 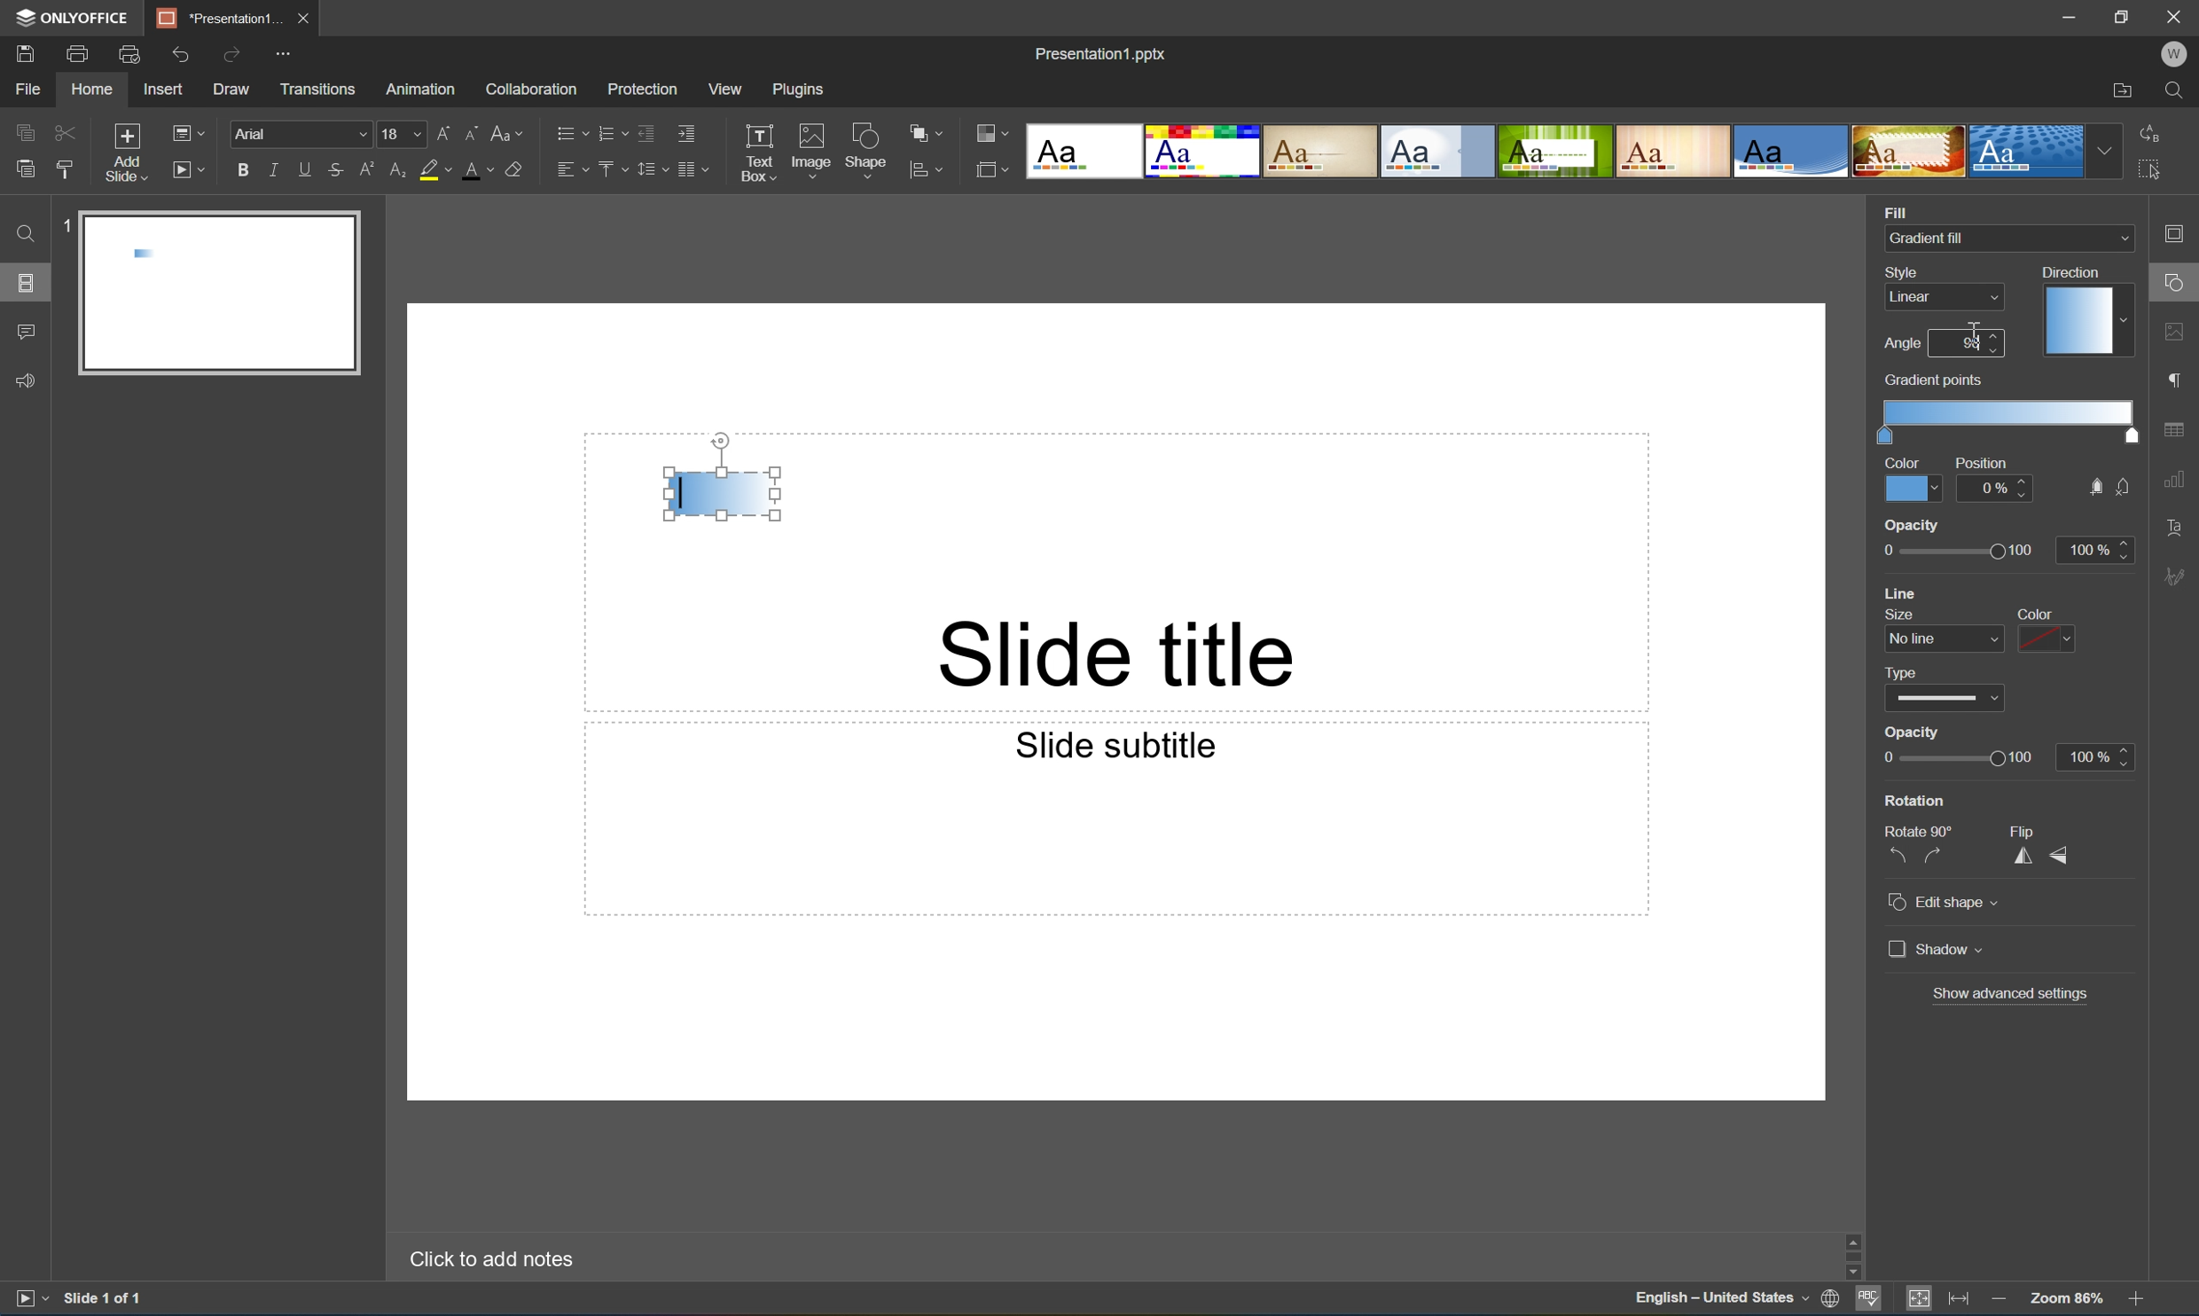 I want to click on Protection, so click(x=640, y=88).